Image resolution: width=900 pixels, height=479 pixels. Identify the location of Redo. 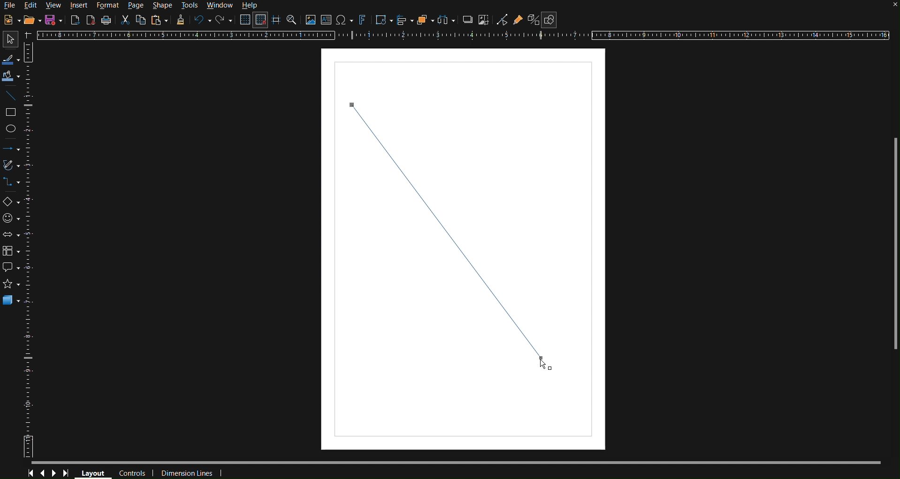
(225, 20).